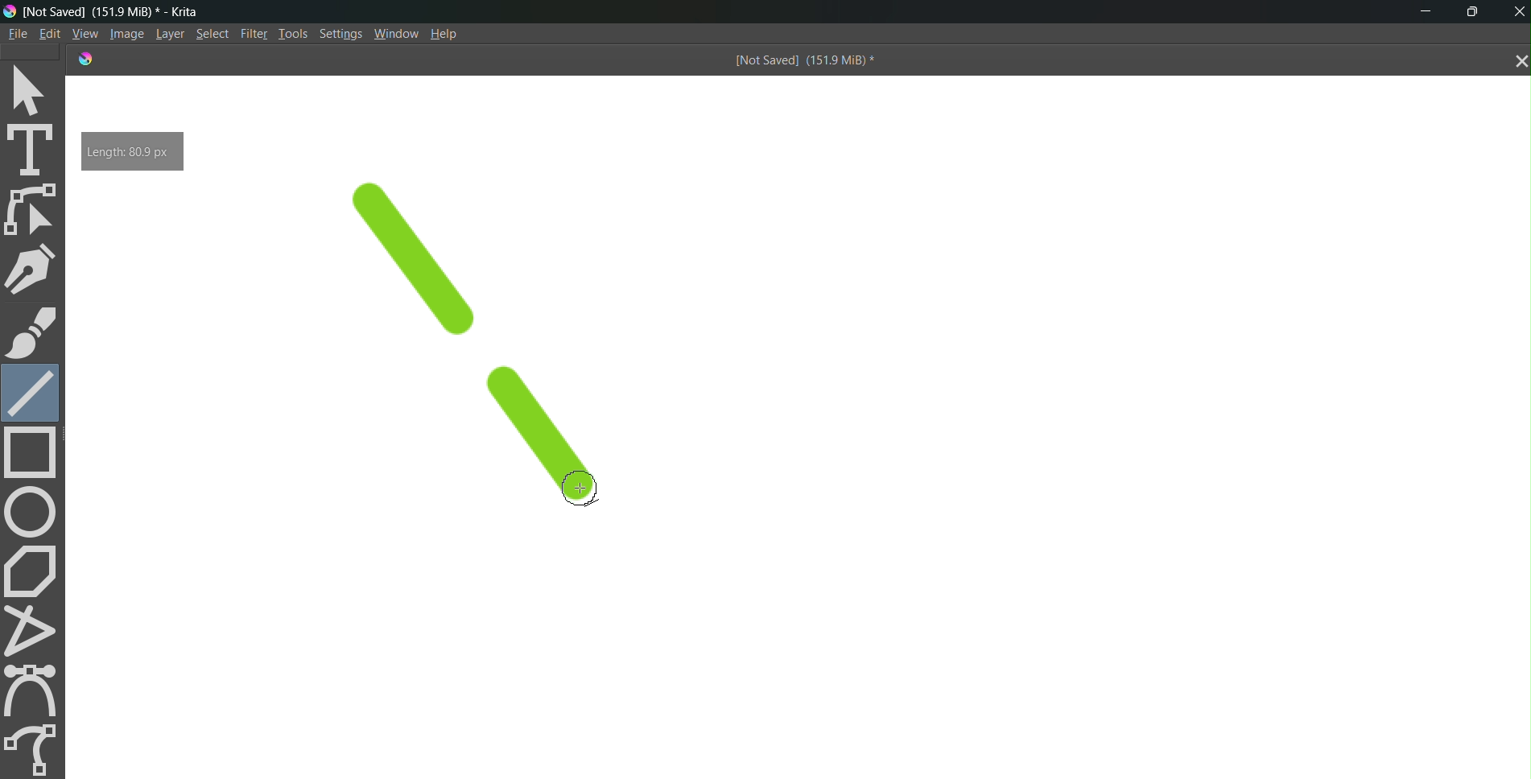 This screenshot has width=1531, height=779. What do you see at coordinates (213, 35) in the screenshot?
I see `Select` at bounding box center [213, 35].